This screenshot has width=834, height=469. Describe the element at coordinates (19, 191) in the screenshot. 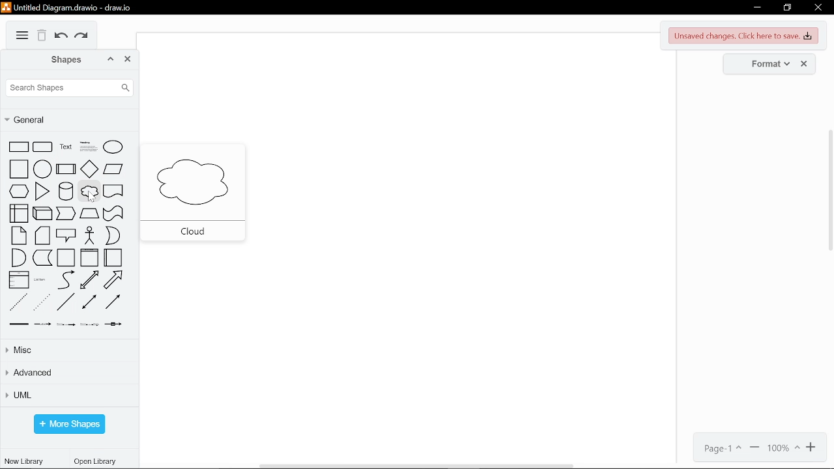

I see `hexagon` at that location.